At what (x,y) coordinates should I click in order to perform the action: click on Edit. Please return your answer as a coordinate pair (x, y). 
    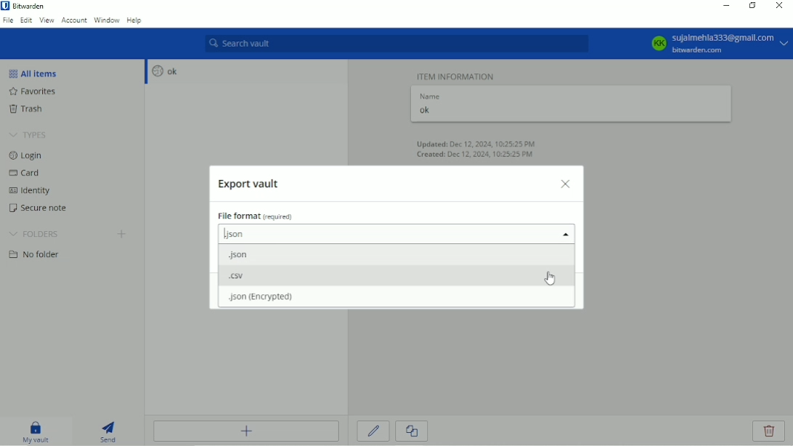
    Looking at the image, I should click on (374, 431).